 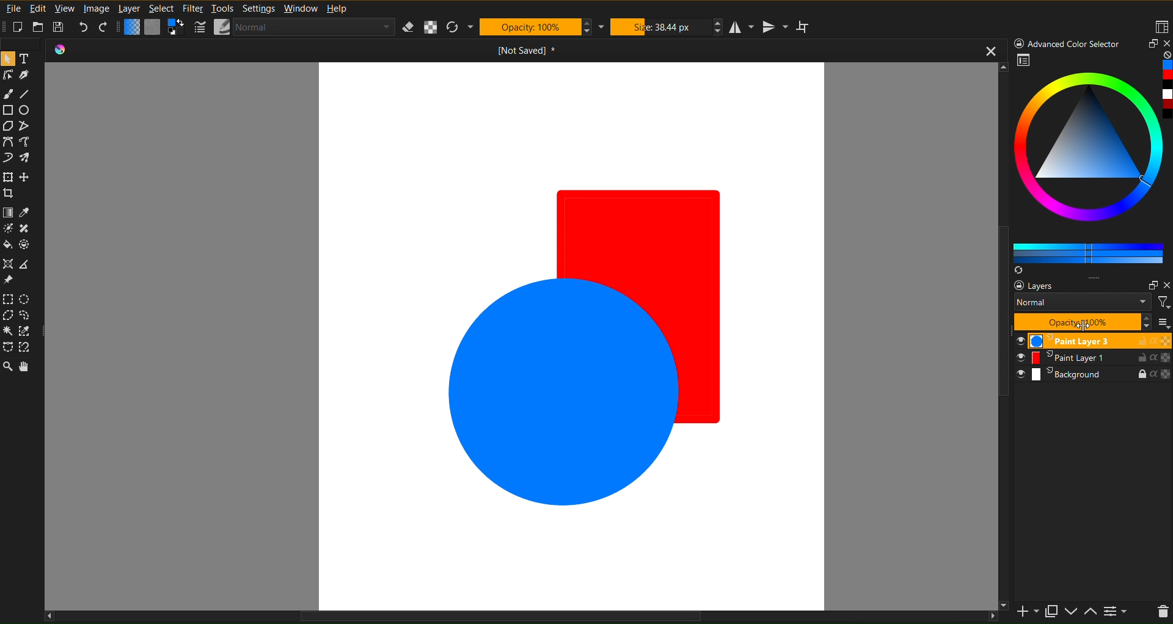 I want to click on Save, so click(x=60, y=27).